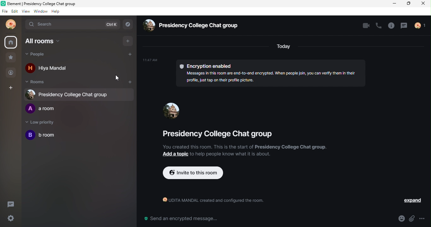  I want to click on search, so click(45, 24).